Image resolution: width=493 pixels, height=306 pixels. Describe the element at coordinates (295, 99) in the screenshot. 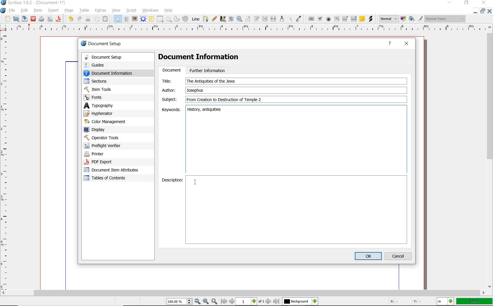

I see `subject` at that location.